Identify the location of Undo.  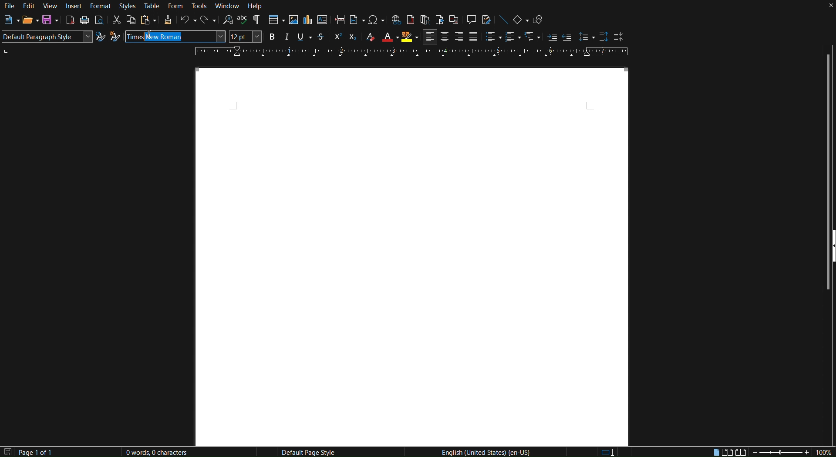
(187, 21).